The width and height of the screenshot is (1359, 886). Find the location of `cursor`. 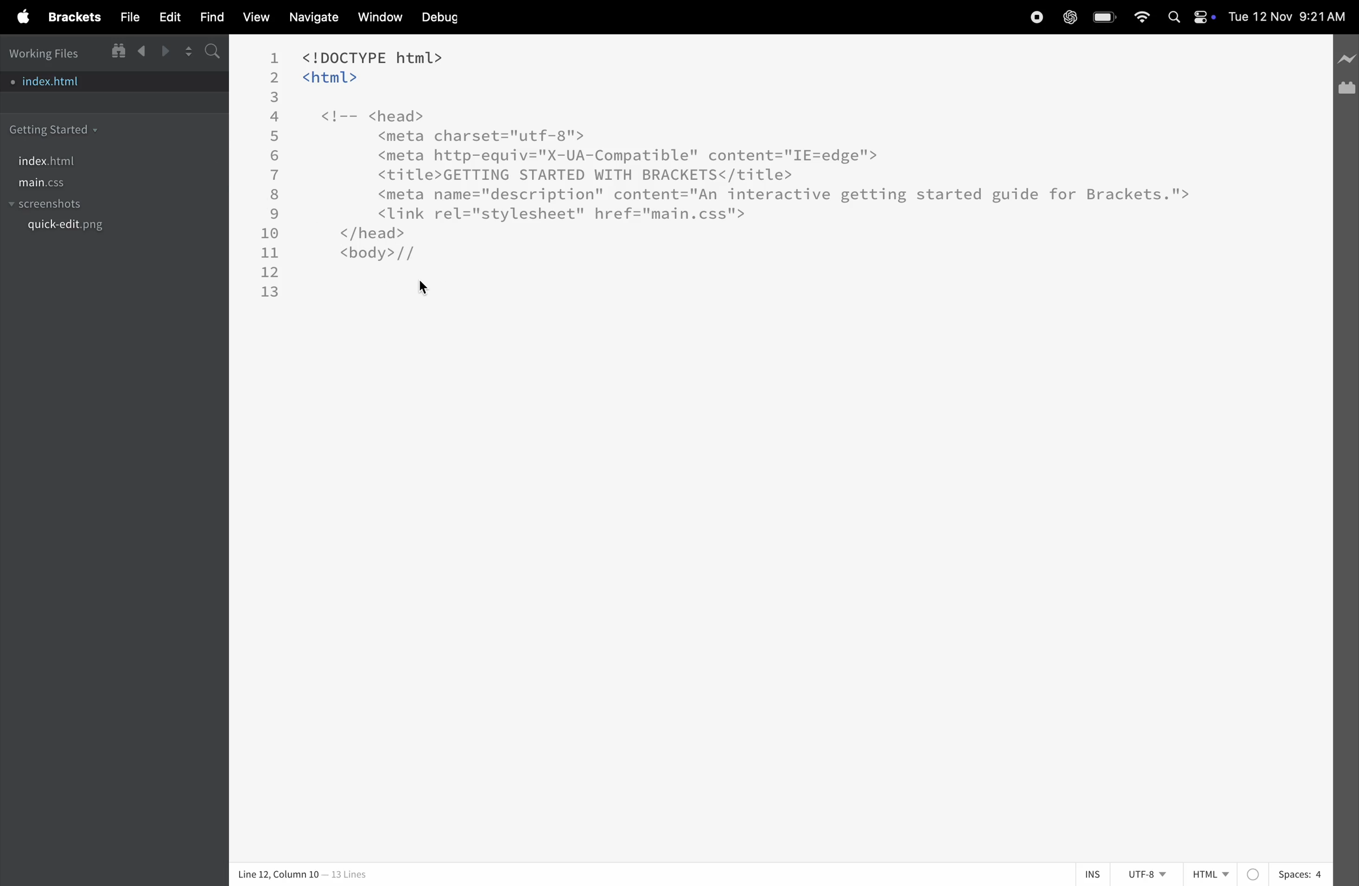

cursor is located at coordinates (426, 289).